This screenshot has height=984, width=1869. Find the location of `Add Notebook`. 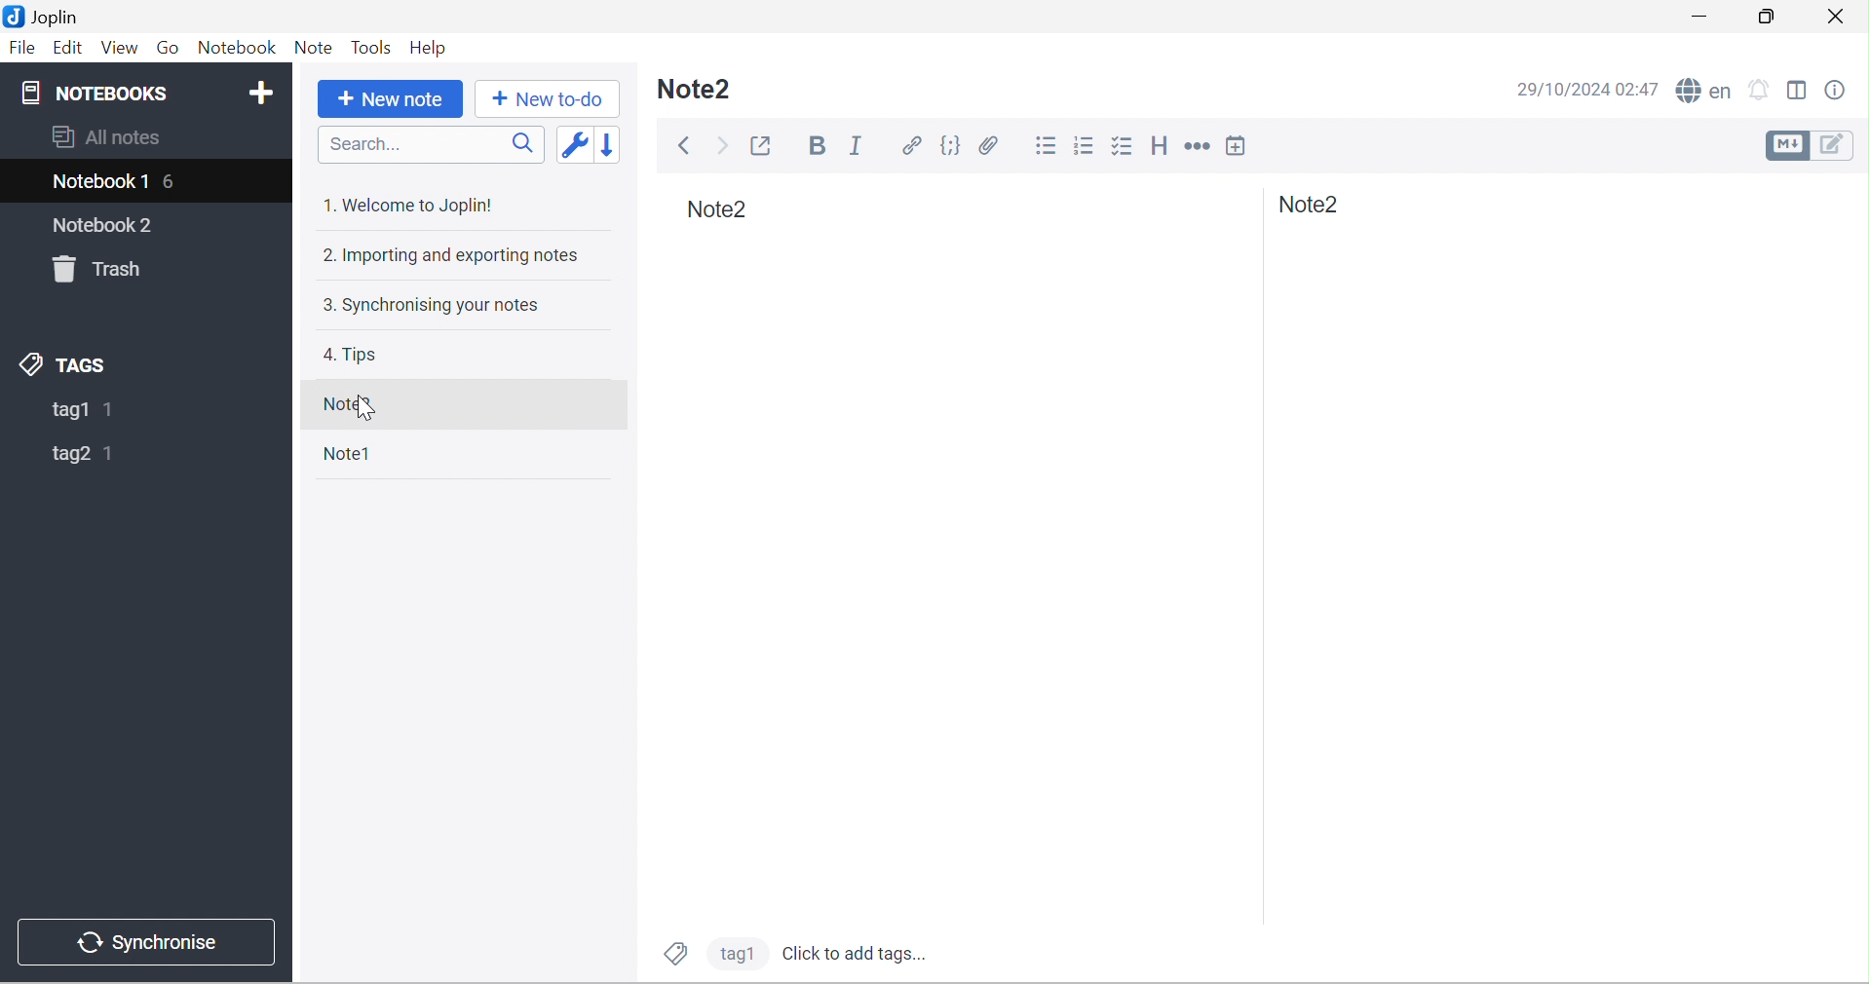

Add Notebook is located at coordinates (267, 95).